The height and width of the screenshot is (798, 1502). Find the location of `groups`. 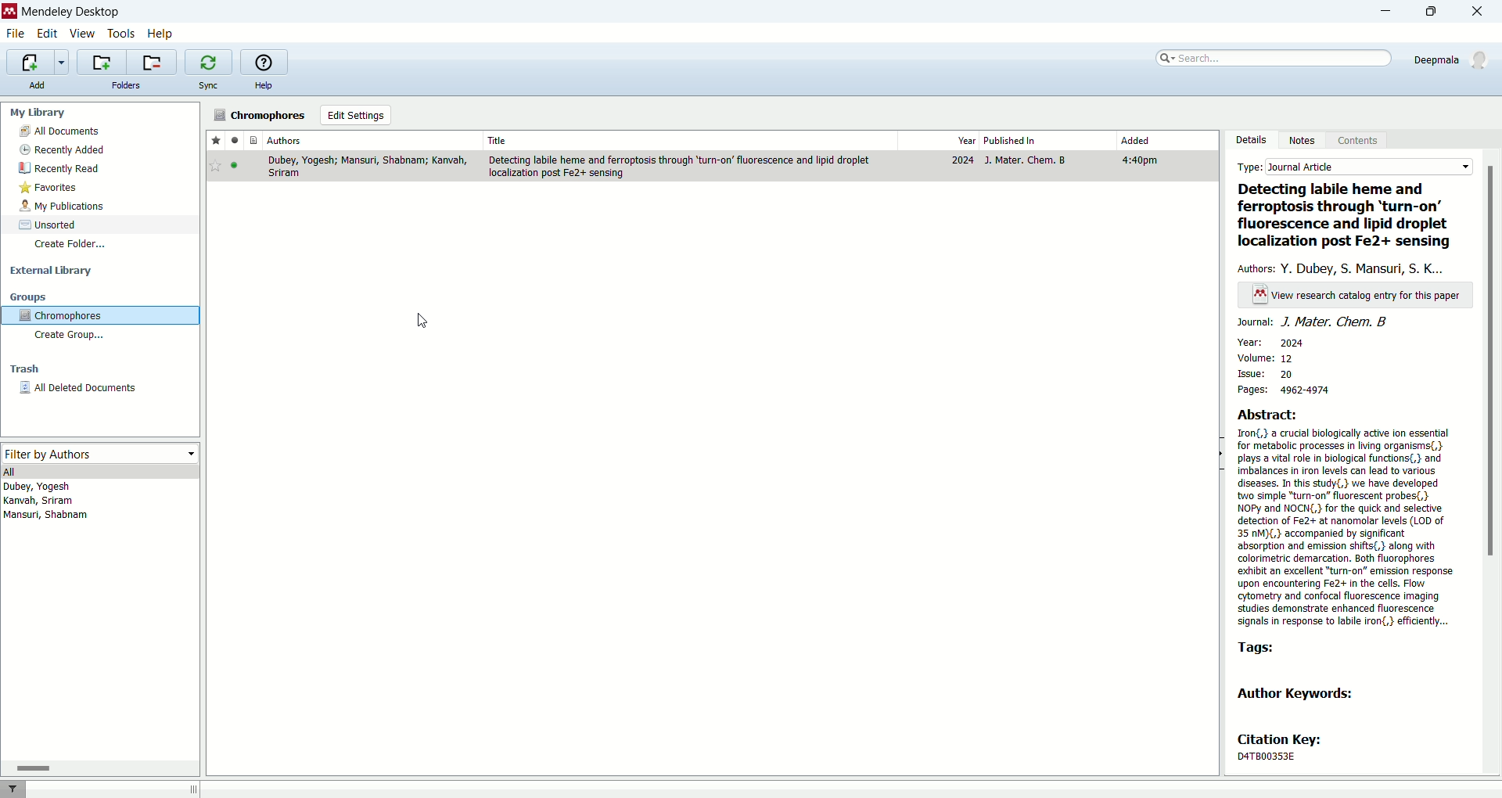

groups is located at coordinates (29, 297).